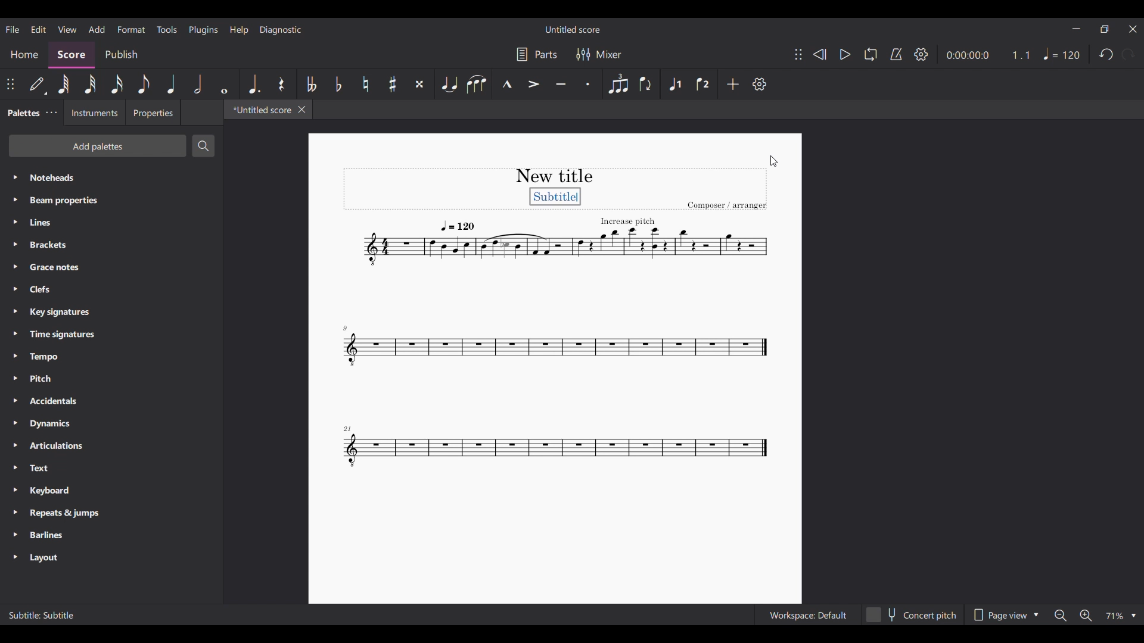 Image resolution: width=1144 pixels, height=643 pixels. Describe the element at coordinates (1076, 29) in the screenshot. I see `Minimize` at that location.